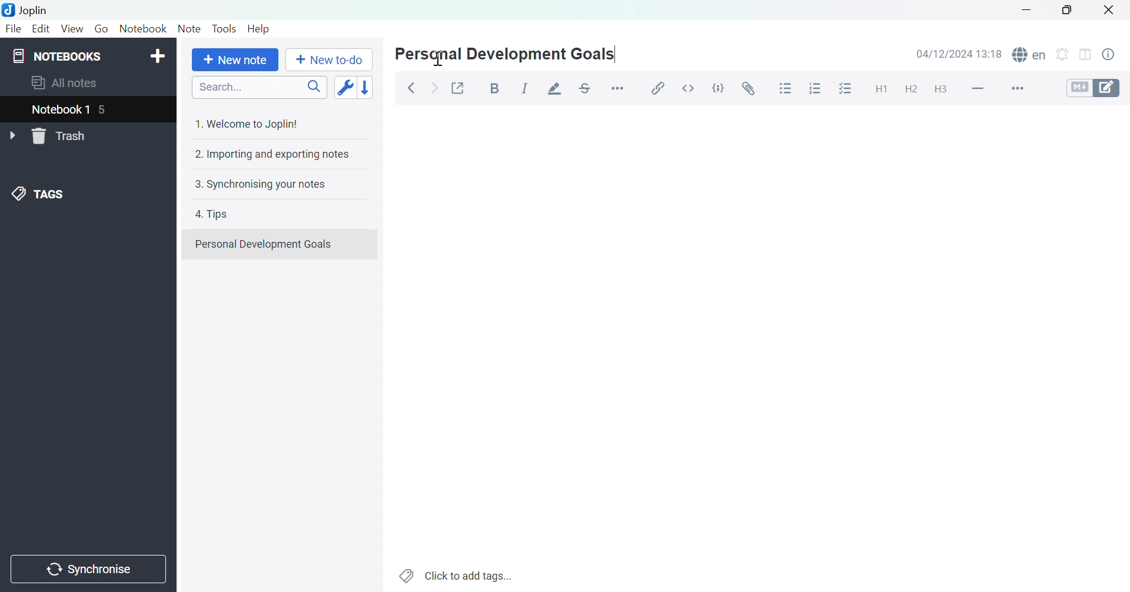  What do you see at coordinates (843, 89) in the screenshot?
I see `Checkbox list` at bounding box center [843, 89].